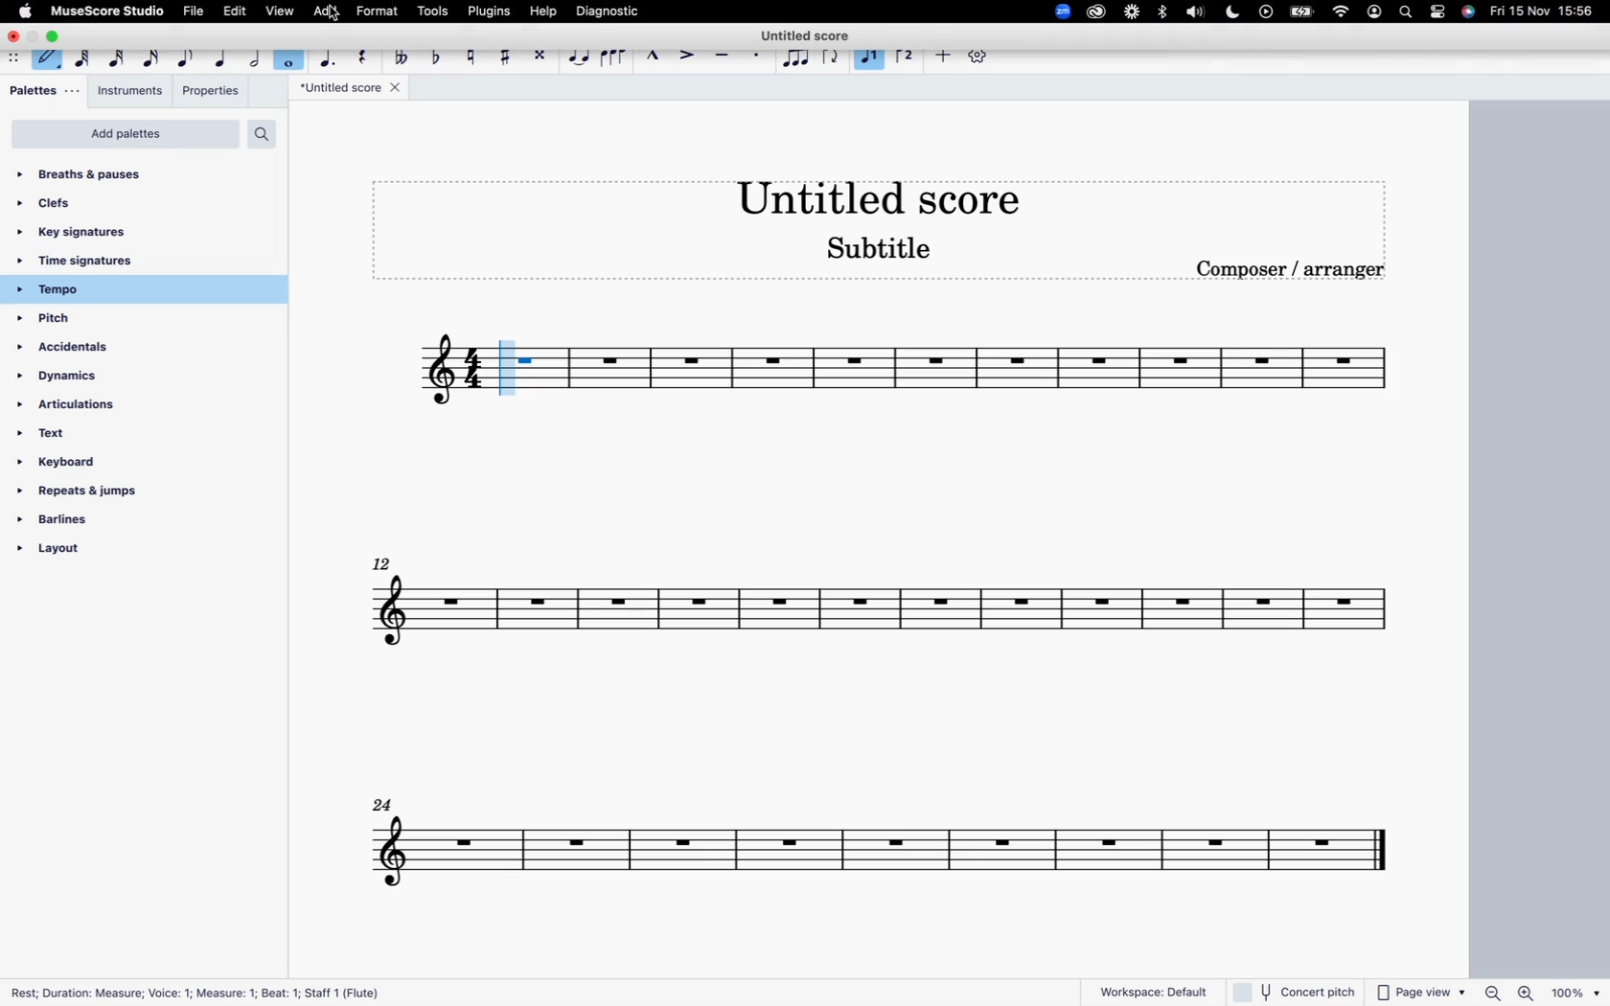 This screenshot has height=1006, width=1610. Describe the element at coordinates (268, 134) in the screenshot. I see `search` at that location.